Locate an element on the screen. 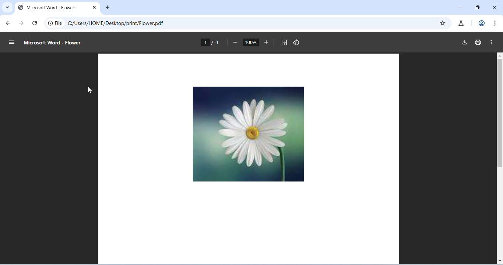 The height and width of the screenshot is (265, 503). close is located at coordinates (93, 8).